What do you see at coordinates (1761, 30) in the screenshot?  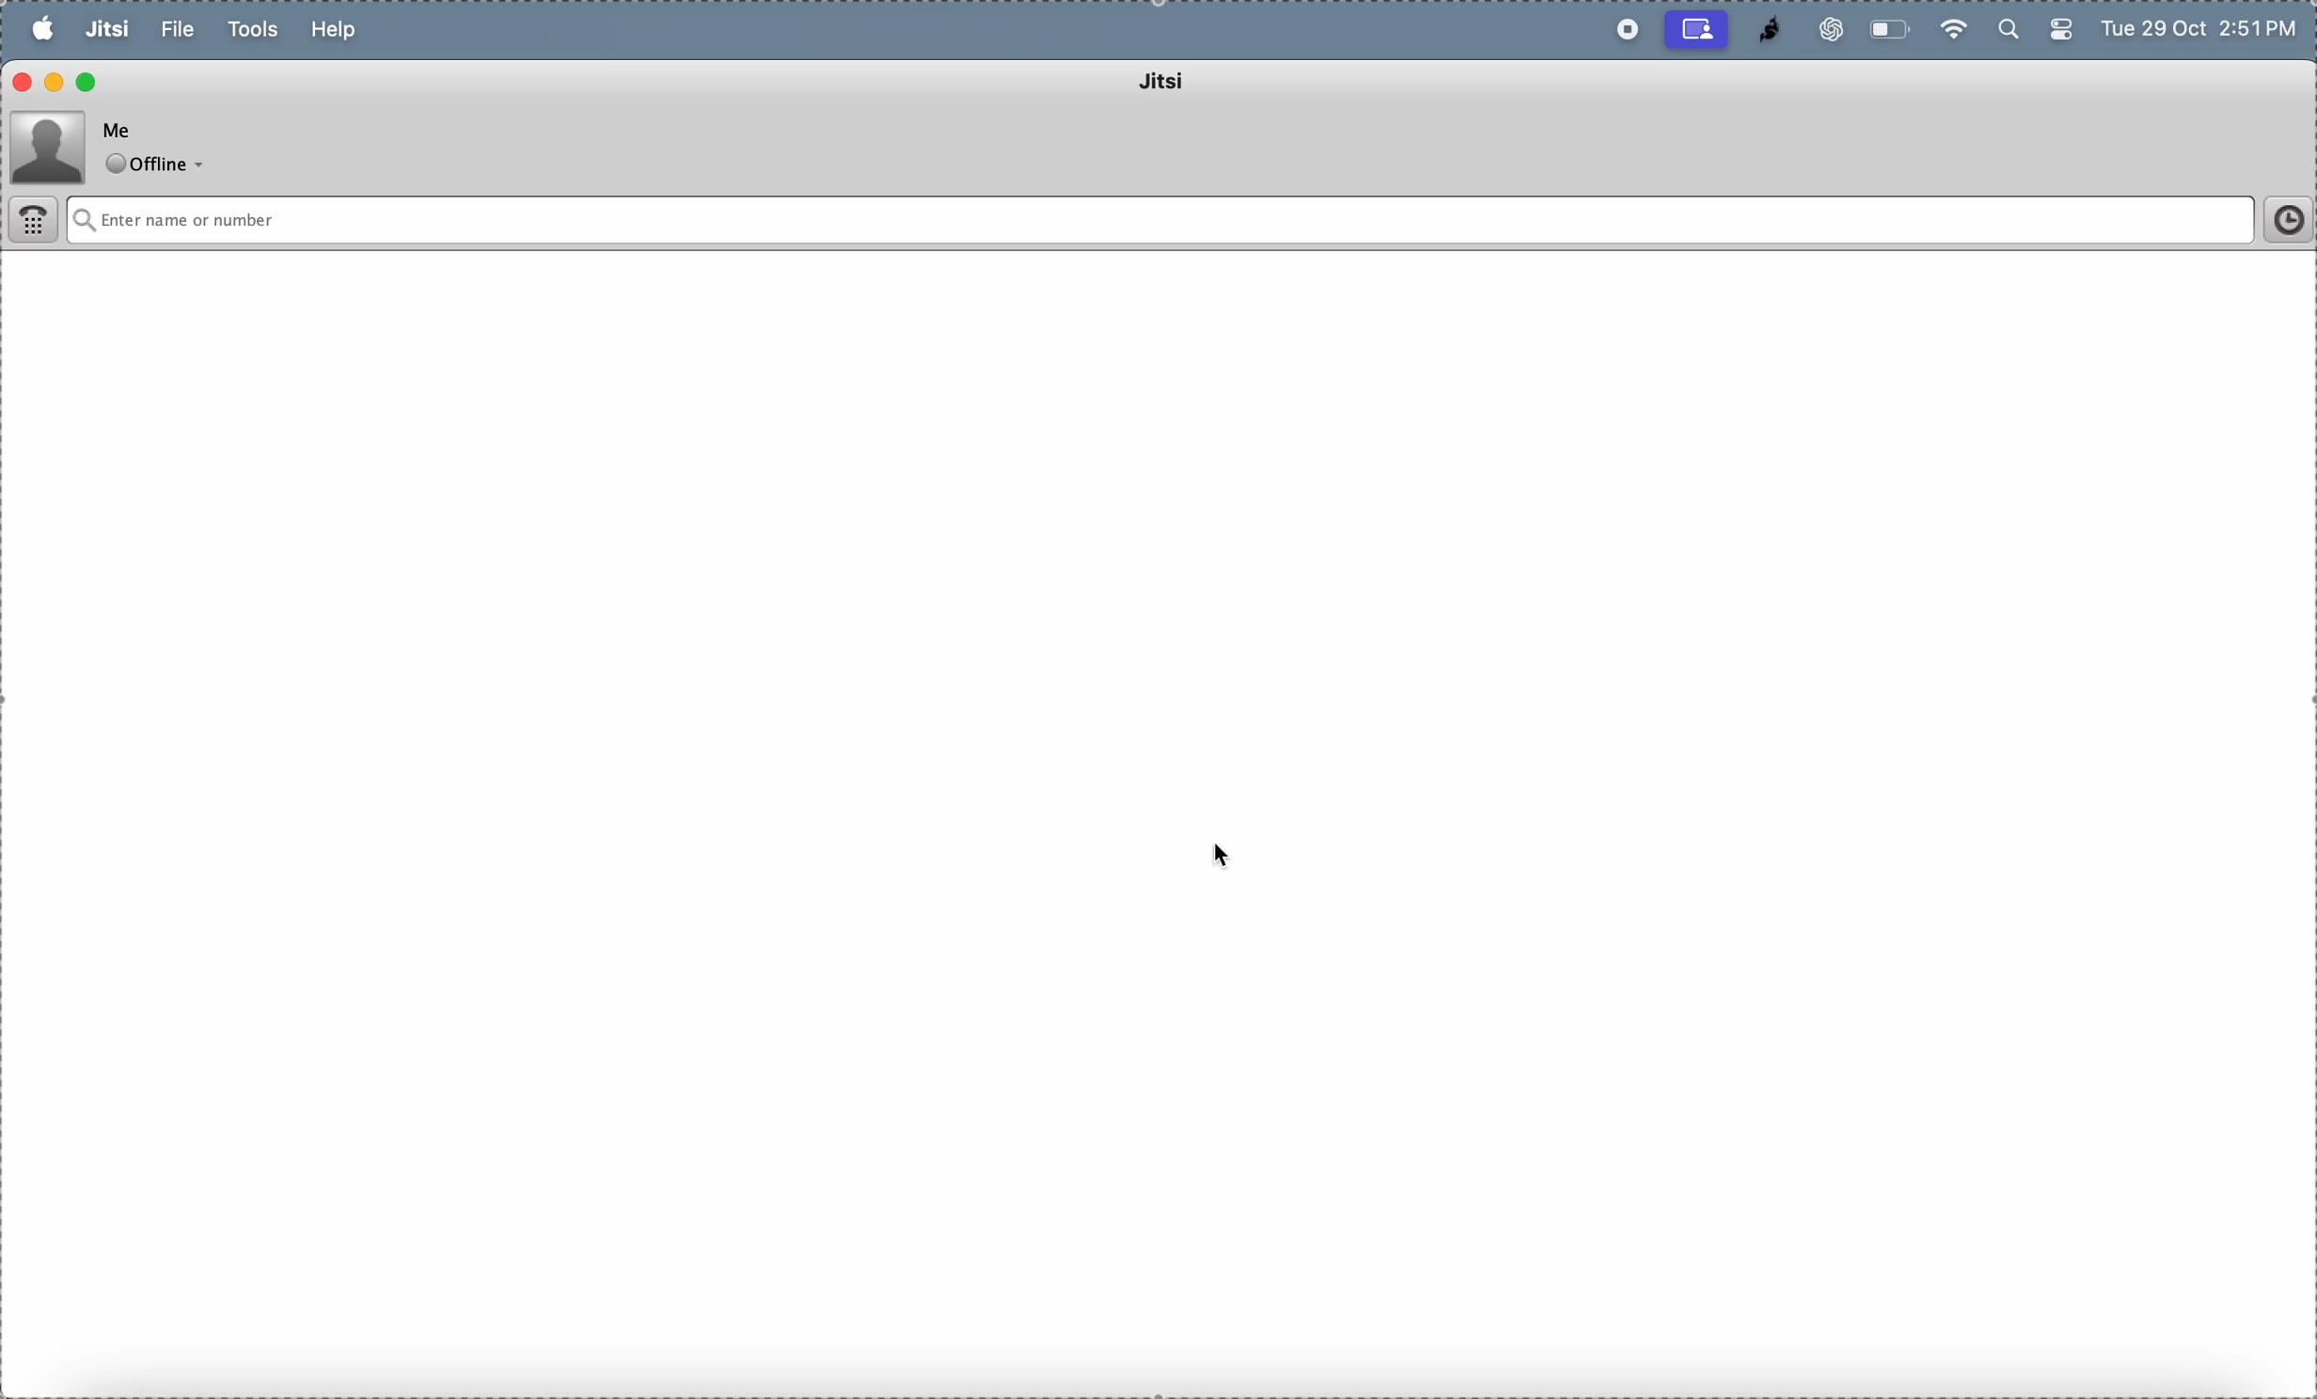 I see `jitsi` at bounding box center [1761, 30].